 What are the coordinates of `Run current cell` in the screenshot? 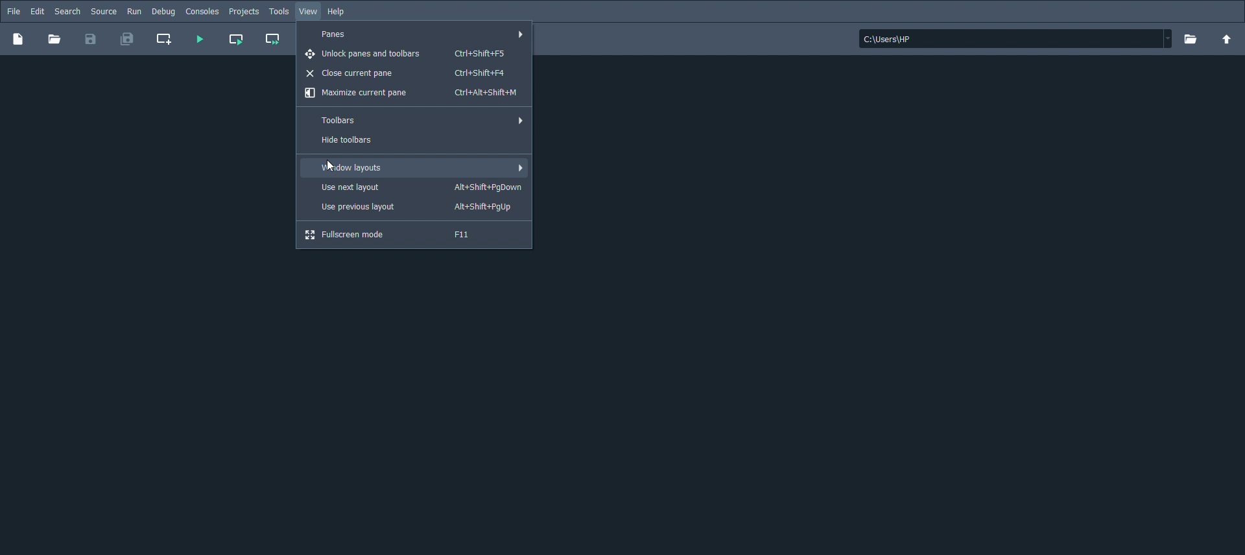 It's located at (237, 38).